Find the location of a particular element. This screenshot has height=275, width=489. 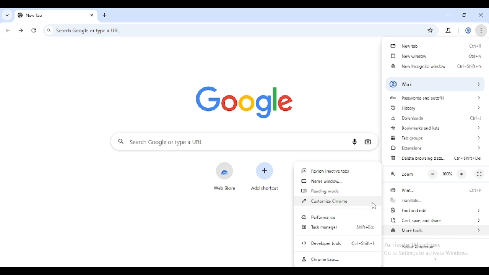

downloads is located at coordinates (407, 118).